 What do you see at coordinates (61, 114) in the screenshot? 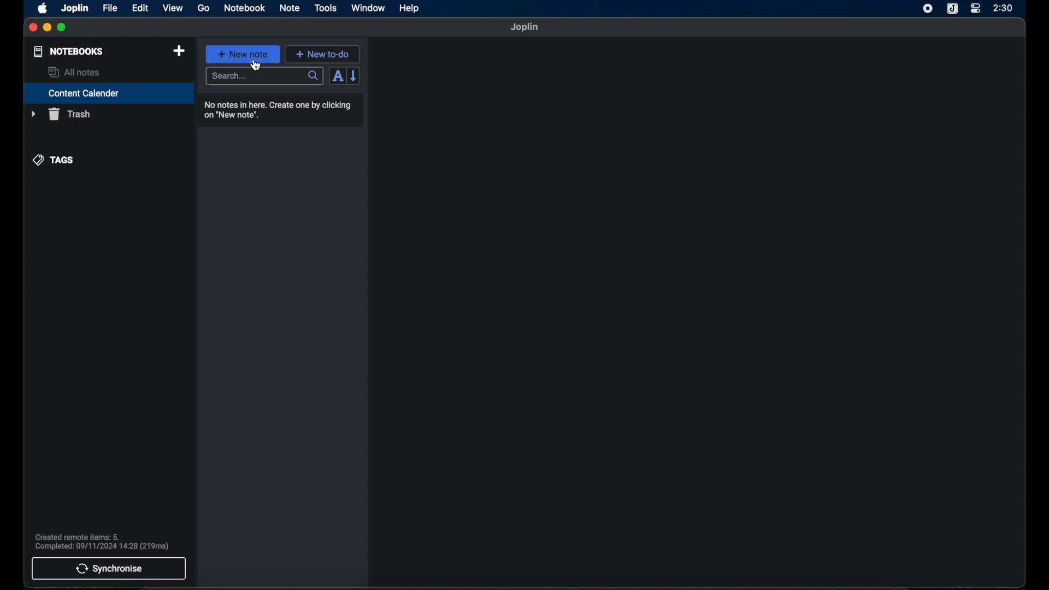
I see `trash` at bounding box center [61, 114].